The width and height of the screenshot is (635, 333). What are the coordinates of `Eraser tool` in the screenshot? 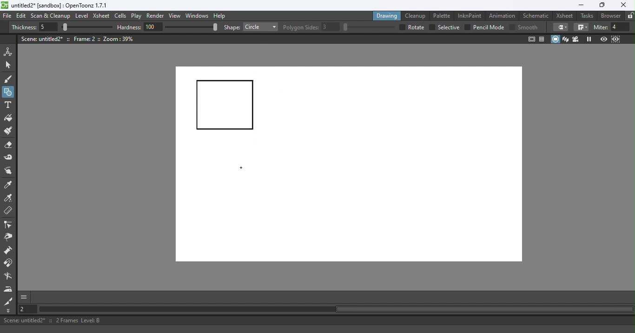 It's located at (11, 145).